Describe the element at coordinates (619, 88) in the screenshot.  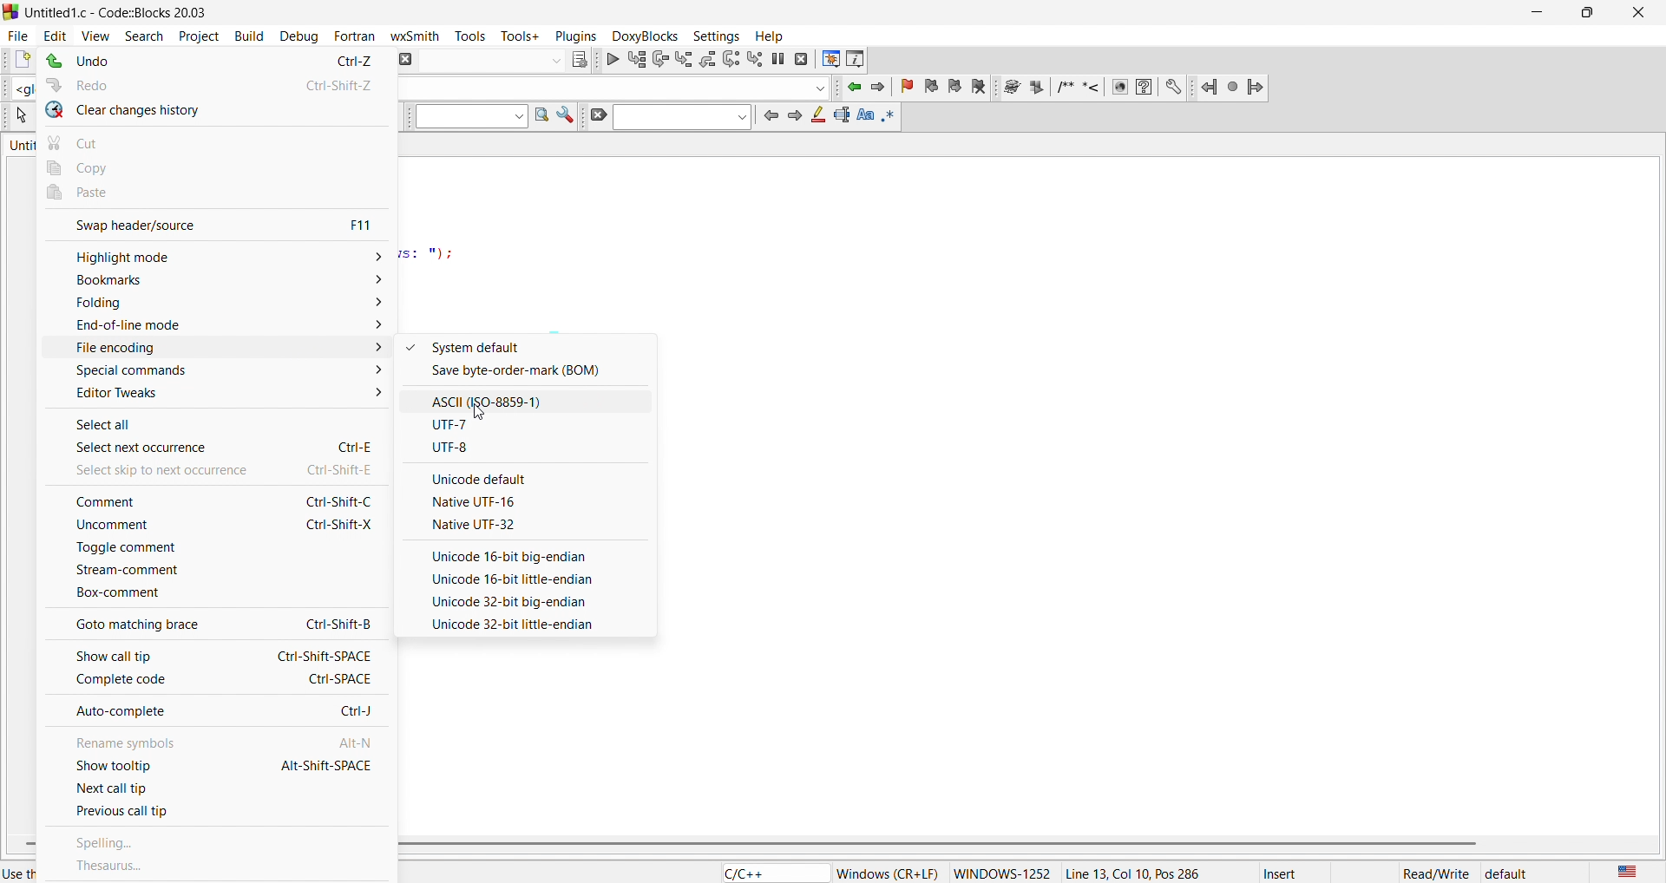
I see `function name` at that location.